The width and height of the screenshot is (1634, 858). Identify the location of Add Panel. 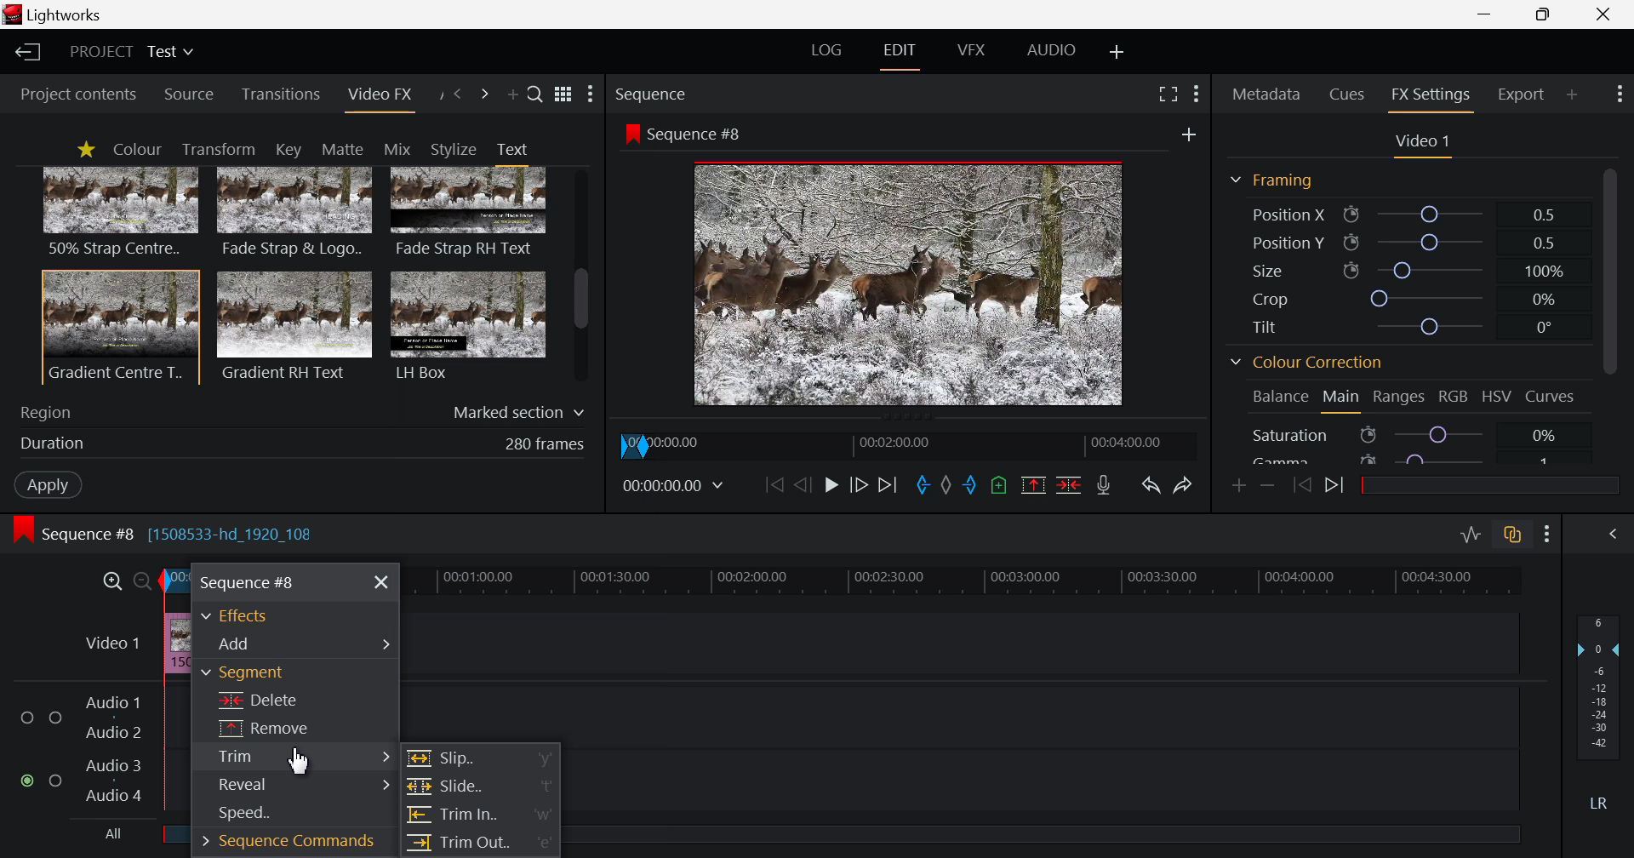
(512, 98).